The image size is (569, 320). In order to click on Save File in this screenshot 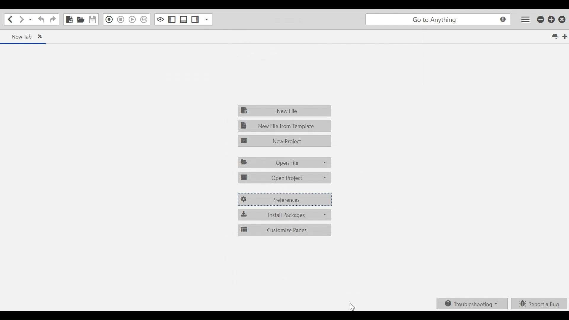, I will do `click(92, 20)`.